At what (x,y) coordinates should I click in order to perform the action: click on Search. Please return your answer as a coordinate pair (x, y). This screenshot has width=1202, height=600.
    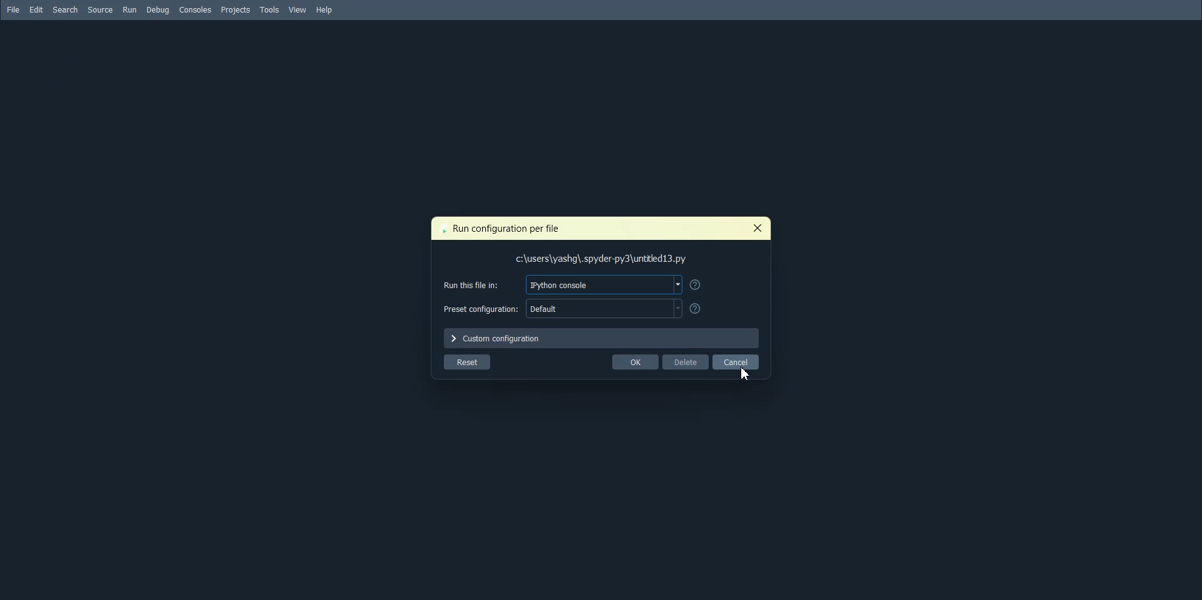
    Looking at the image, I should click on (65, 9).